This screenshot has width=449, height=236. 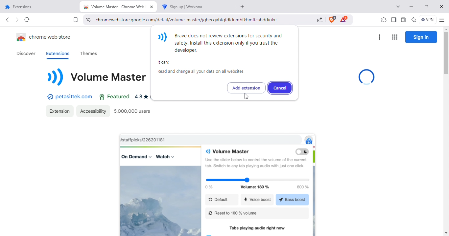 What do you see at coordinates (69, 97) in the screenshot?
I see `website link ` at bounding box center [69, 97].